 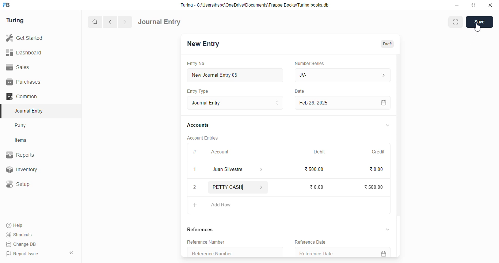 What do you see at coordinates (22, 96) in the screenshot?
I see `common` at bounding box center [22, 96].